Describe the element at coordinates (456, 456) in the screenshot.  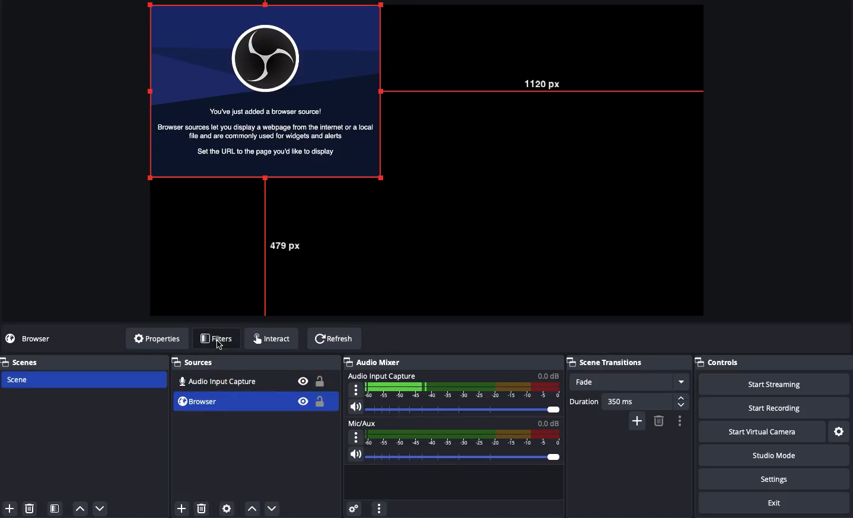
I see `Volume` at that location.